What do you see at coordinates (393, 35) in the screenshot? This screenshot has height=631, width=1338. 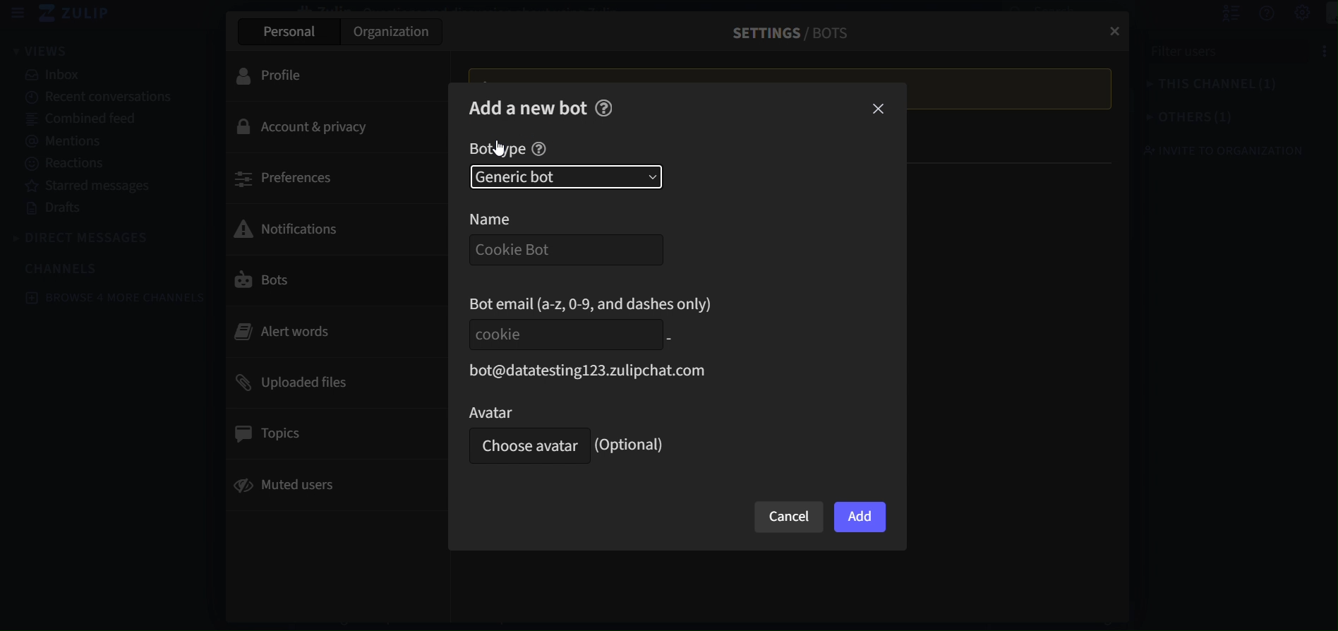 I see `organization` at bounding box center [393, 35].